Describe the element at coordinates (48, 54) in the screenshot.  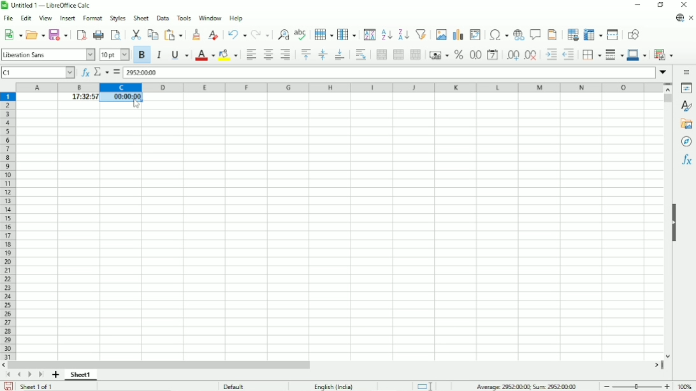
I see `Font style` at that location.